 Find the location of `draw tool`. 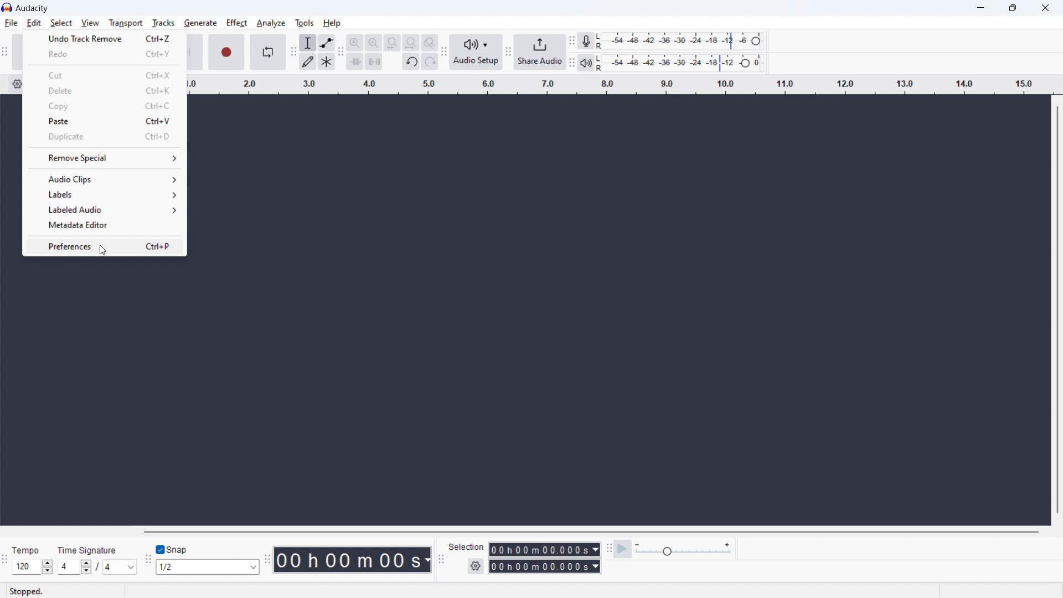

draw tool is located at coordinates (308, 61).